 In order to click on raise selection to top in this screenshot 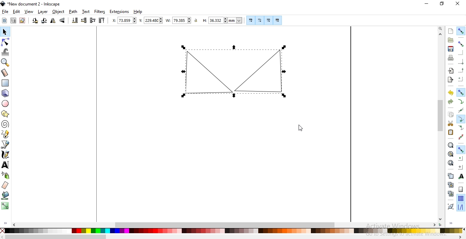, I will do `click(102, 20)`.